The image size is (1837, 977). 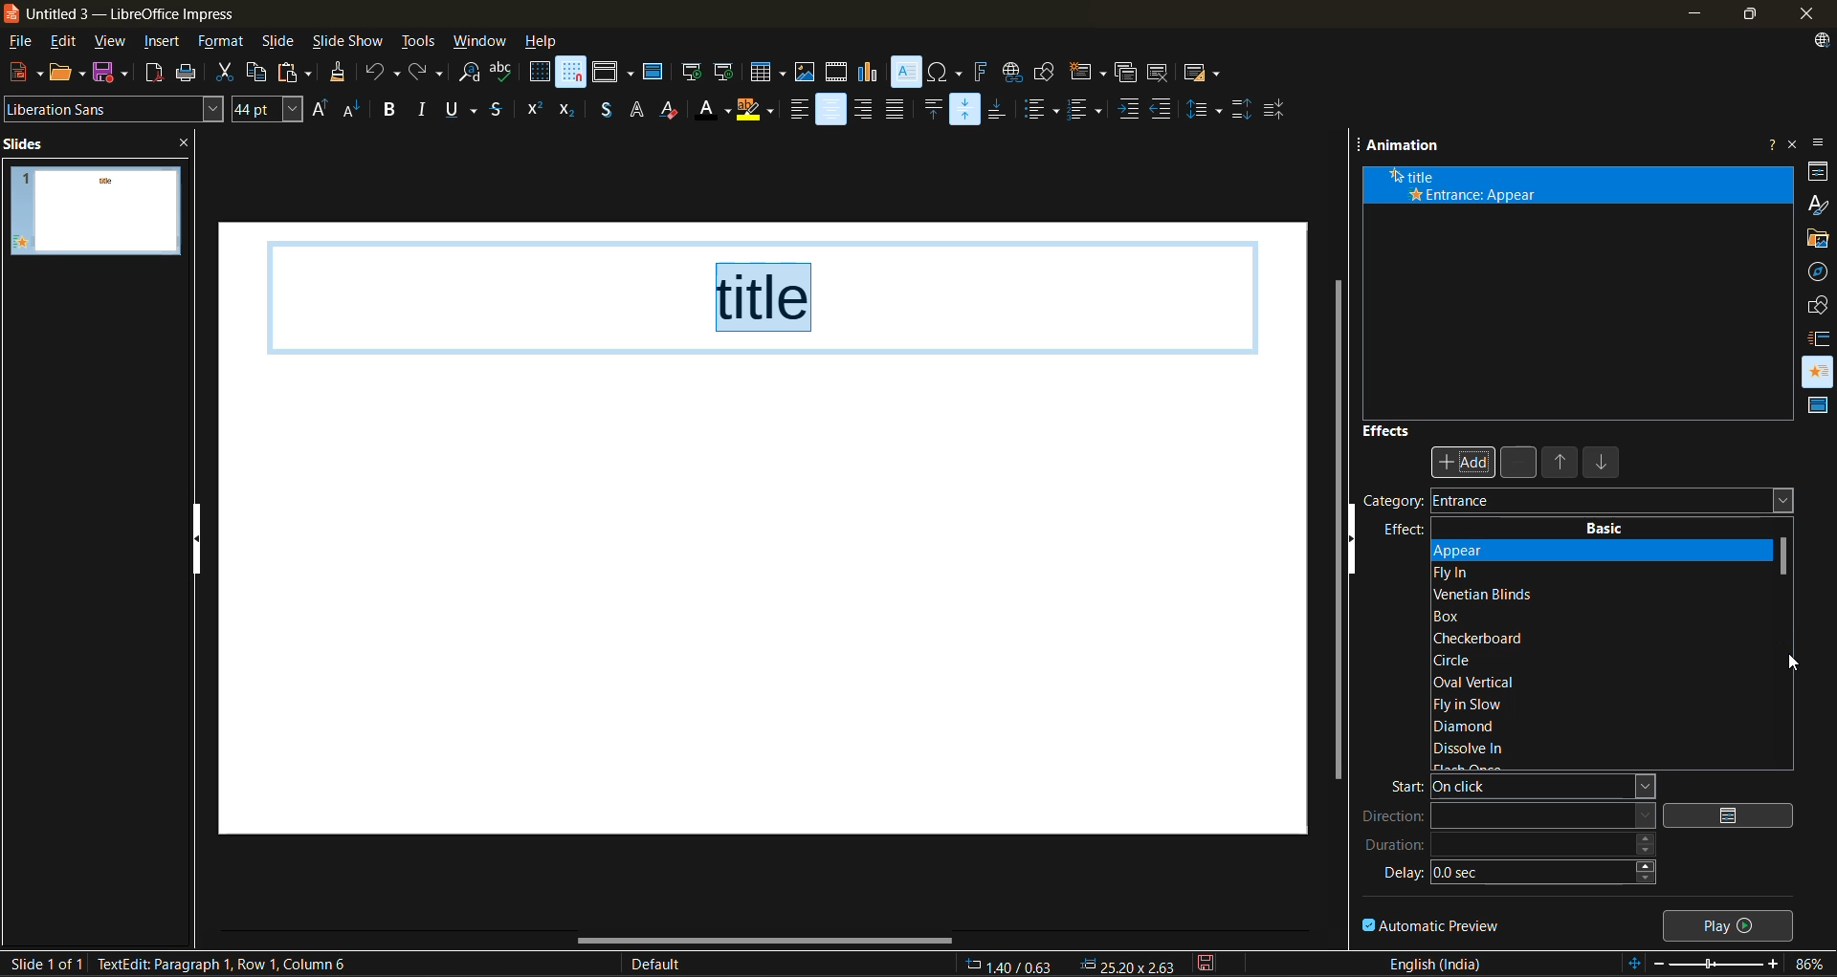 What do you see at coordinates (692, 74) in the screenshot?
I see `start from first slide` at bounding box center [692, 74].